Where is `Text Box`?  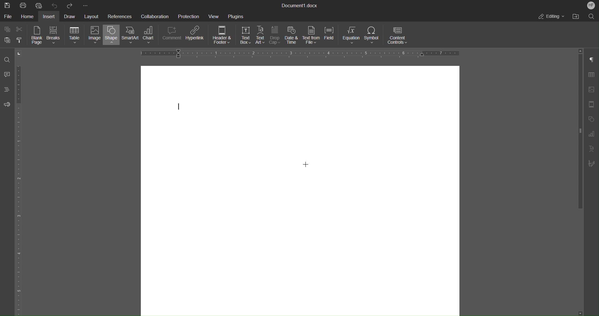 Text Box is located at coordinates (243, 36).